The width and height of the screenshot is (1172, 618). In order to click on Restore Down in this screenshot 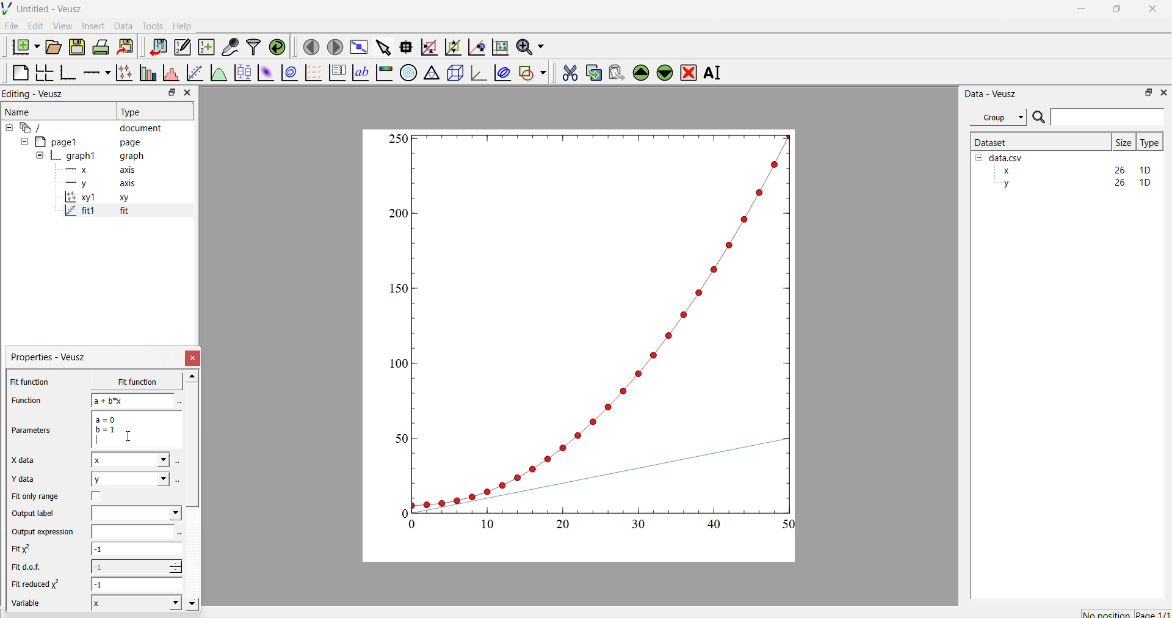, I will do `click(1114, 10)`.